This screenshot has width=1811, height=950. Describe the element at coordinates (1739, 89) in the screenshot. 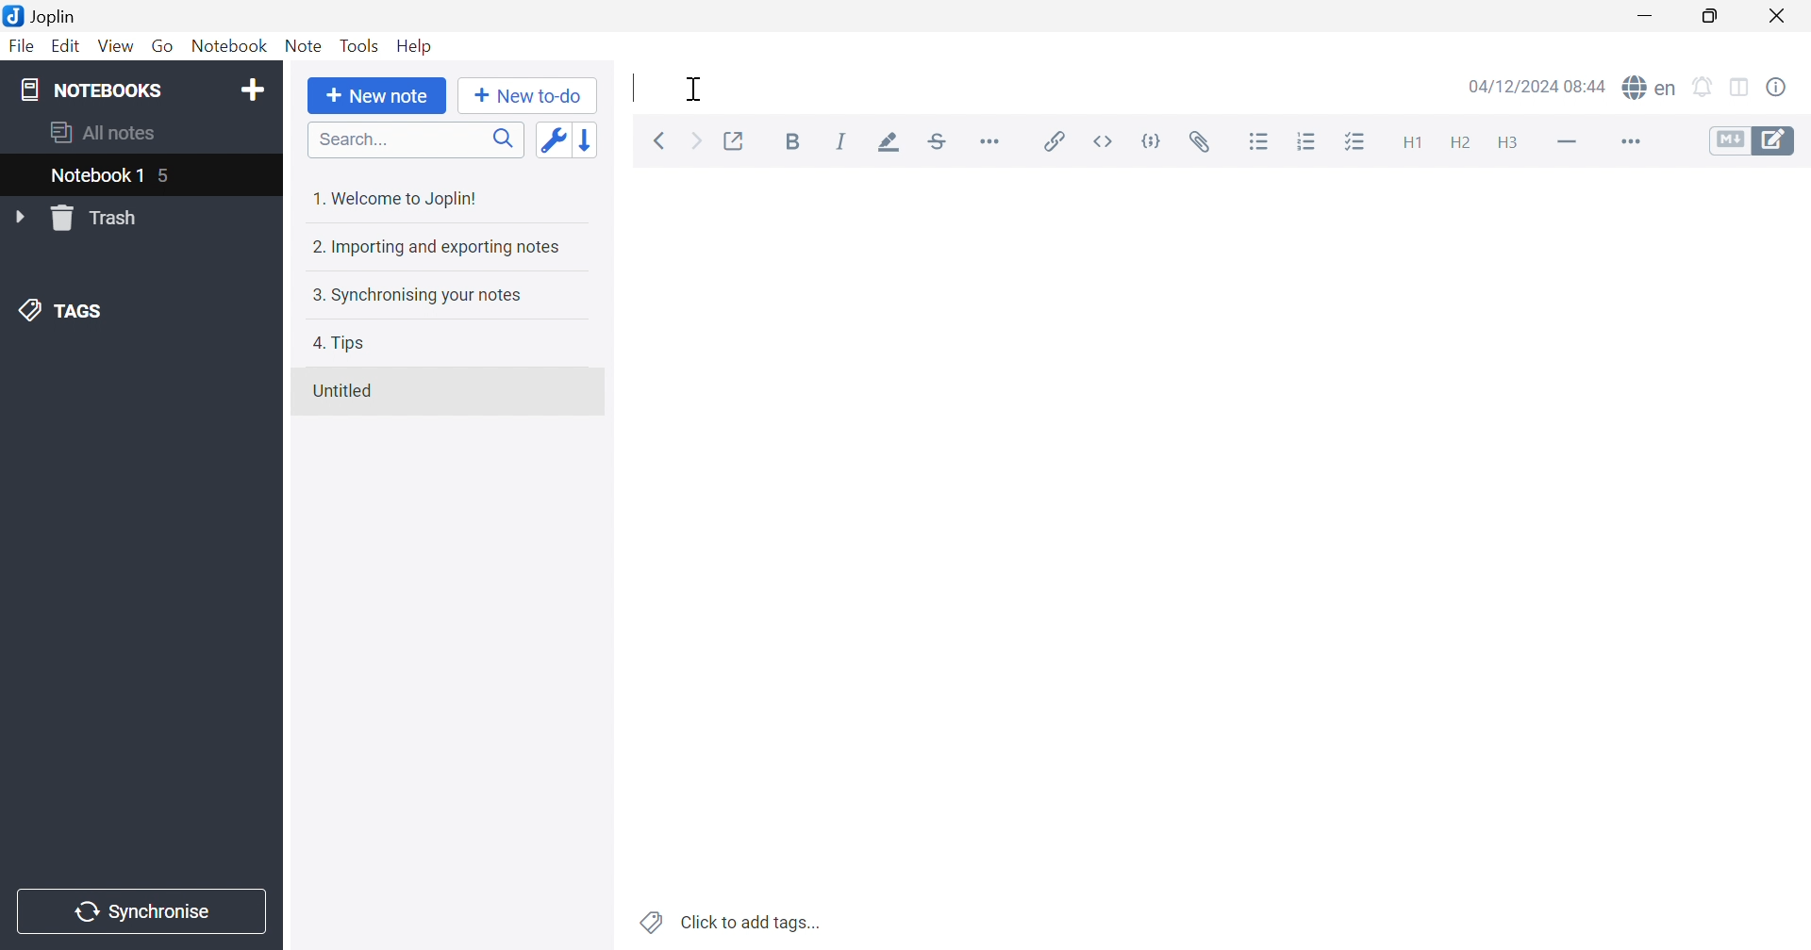

I see `Toggle editors layout` at that location.